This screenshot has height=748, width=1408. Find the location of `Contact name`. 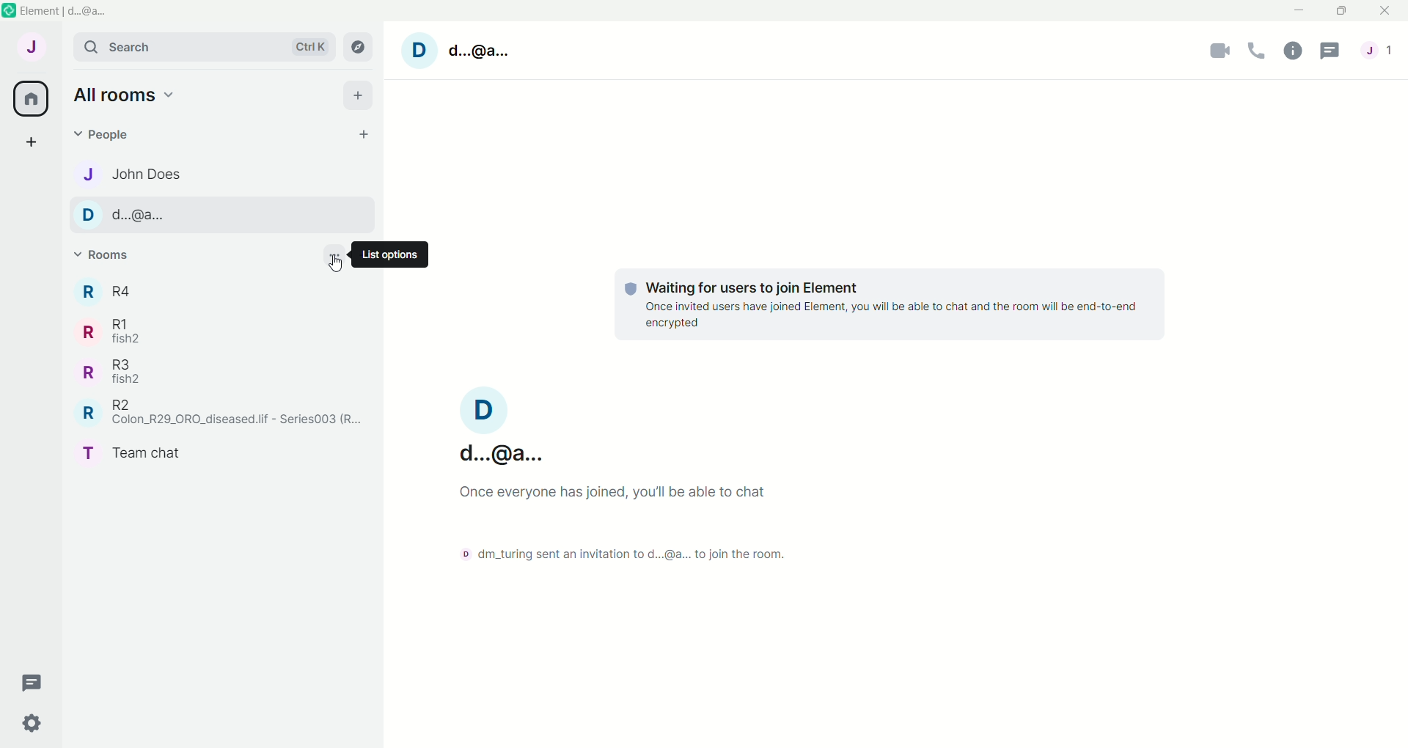

Contact name is located at coordinates (159, 213).